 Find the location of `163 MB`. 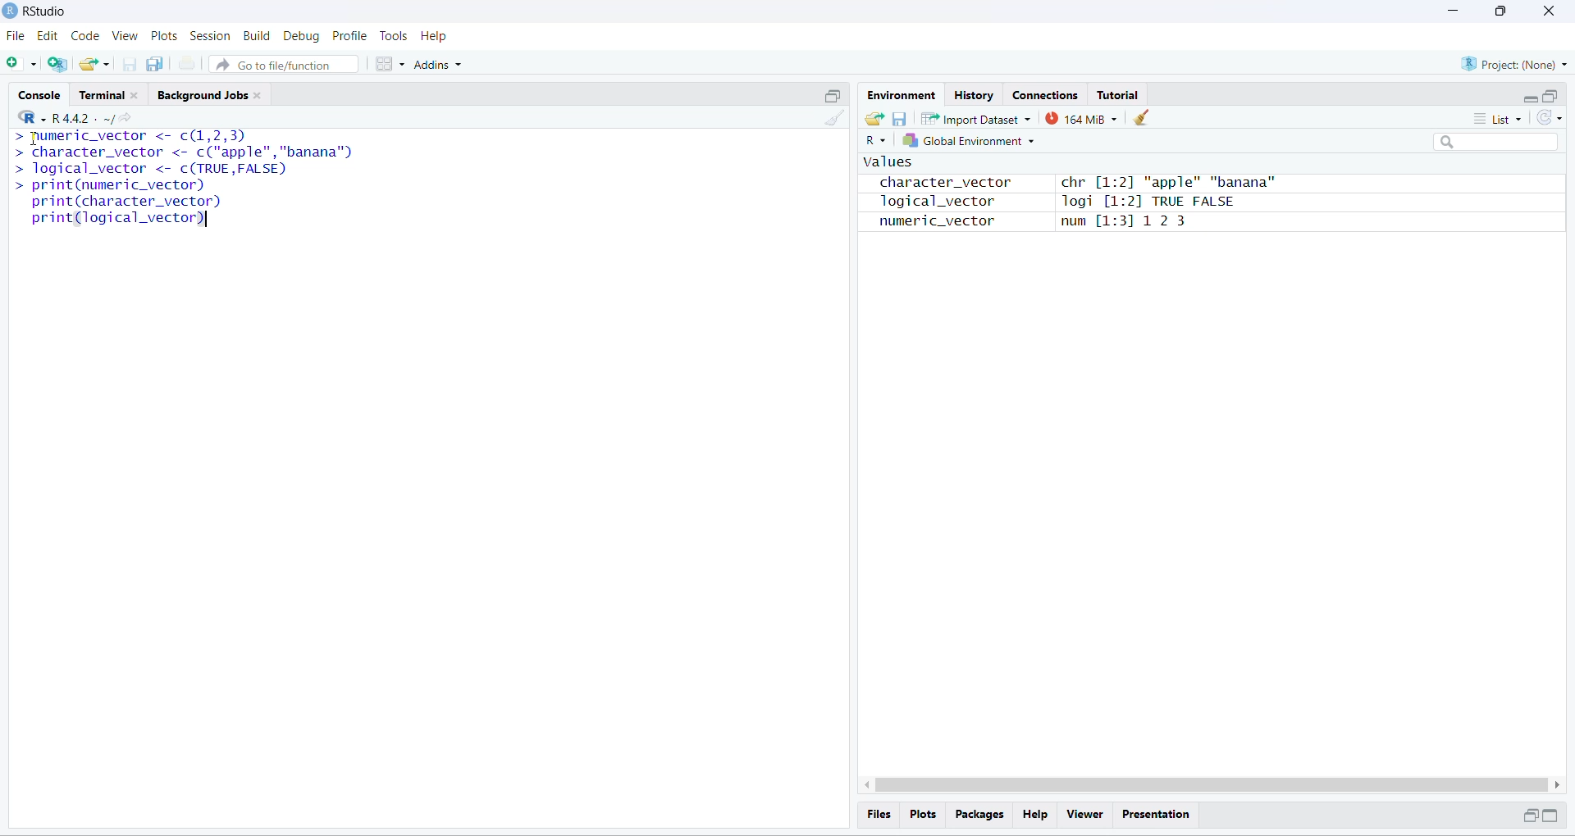

163 MB is located at coordinates (1081, 119).